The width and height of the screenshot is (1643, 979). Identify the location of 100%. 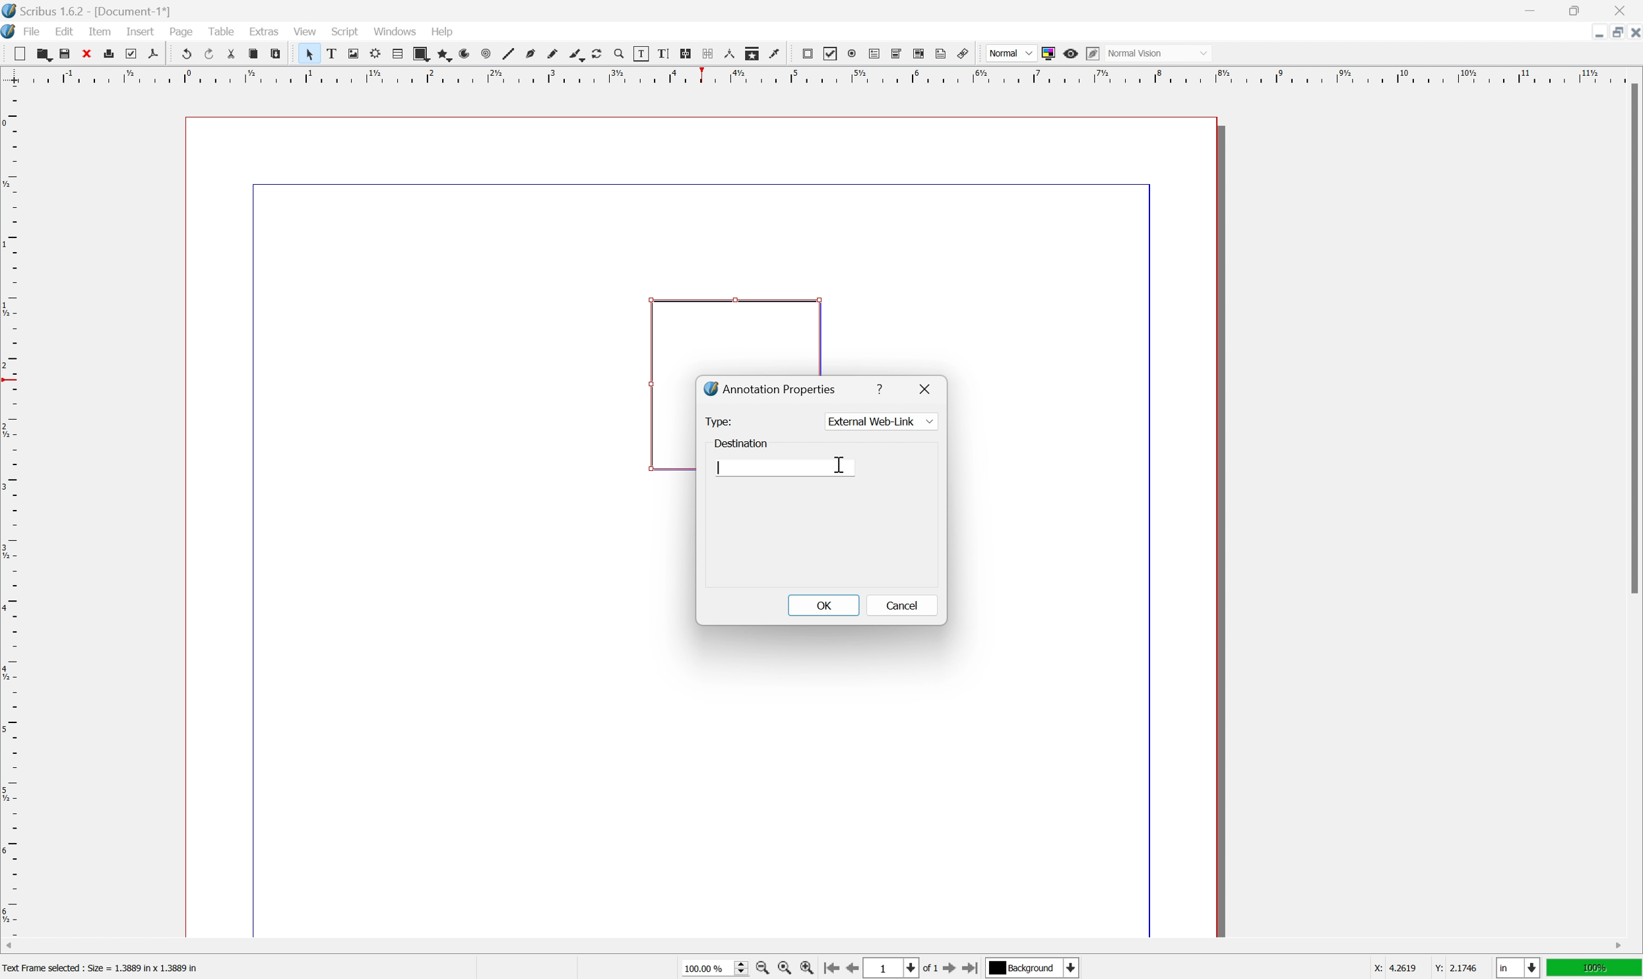
(1595, 968).